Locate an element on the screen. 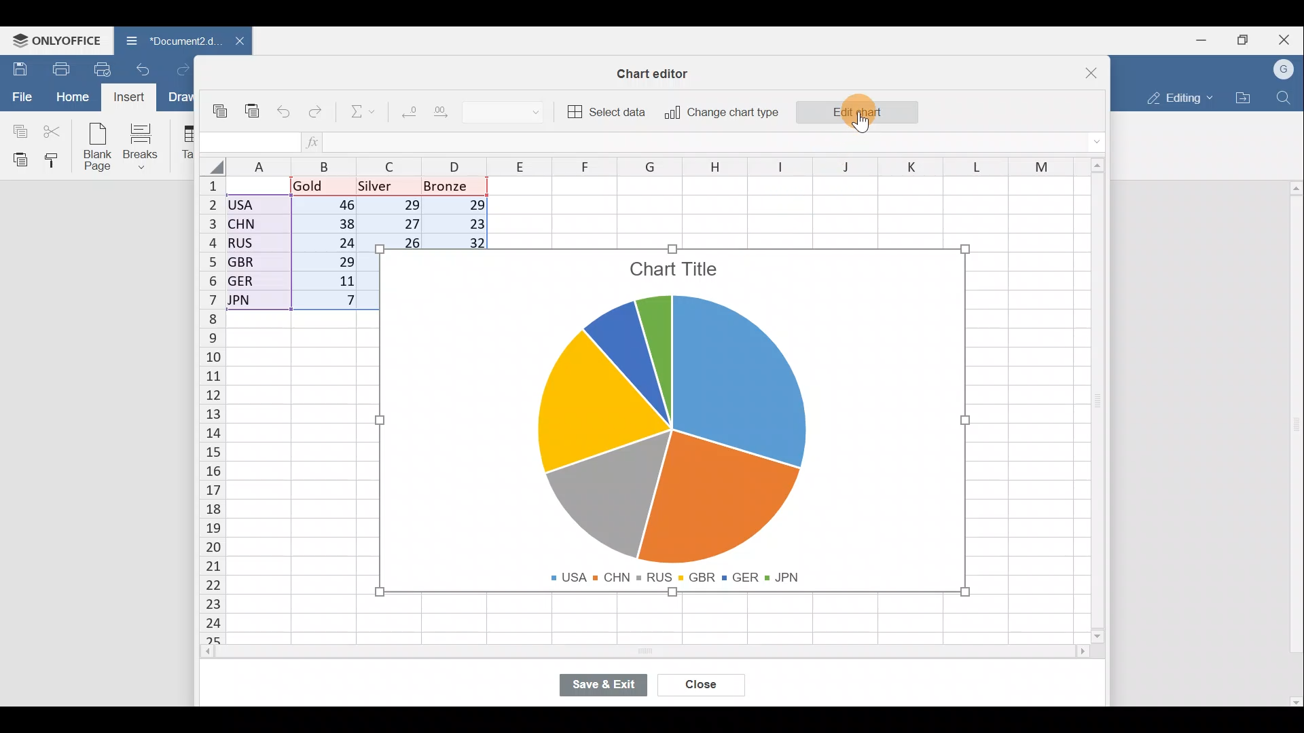 The width and height of the screenshot is (1304, 733). Cursor on Edit chart is located at coordinates (859, 107).